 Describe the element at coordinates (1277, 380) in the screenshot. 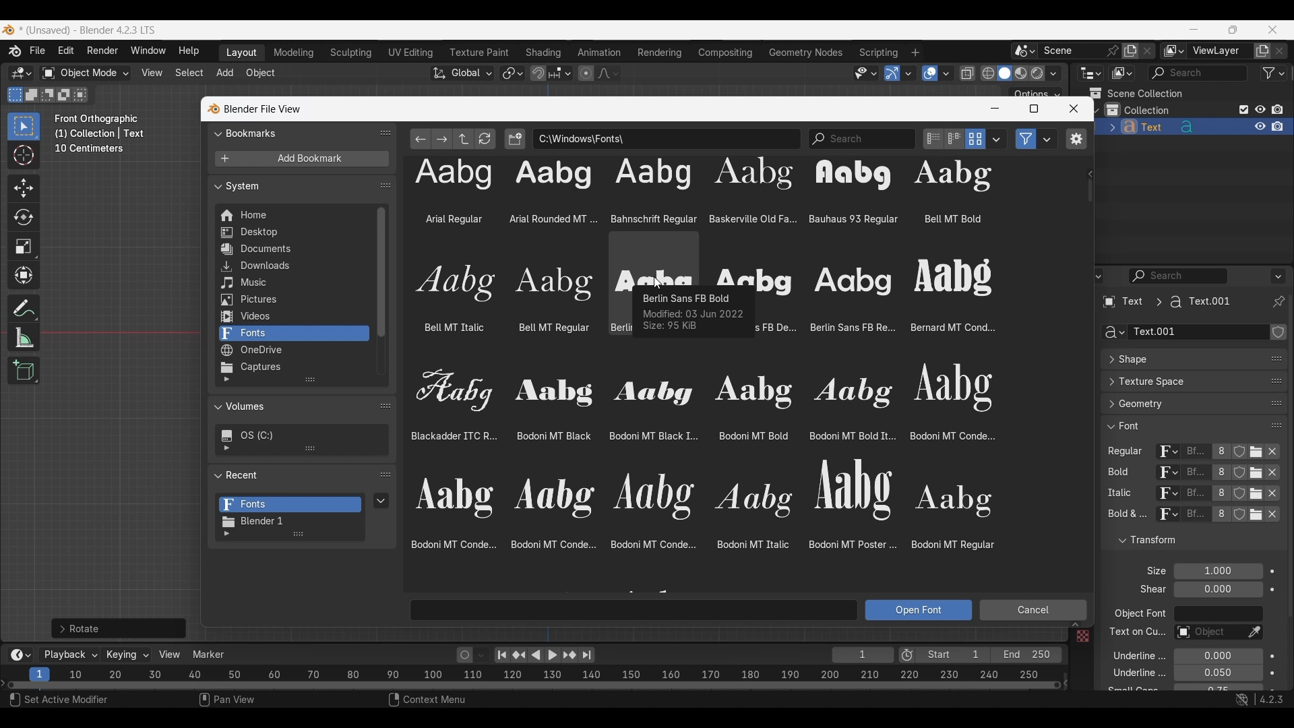

I see `change position` at that location.